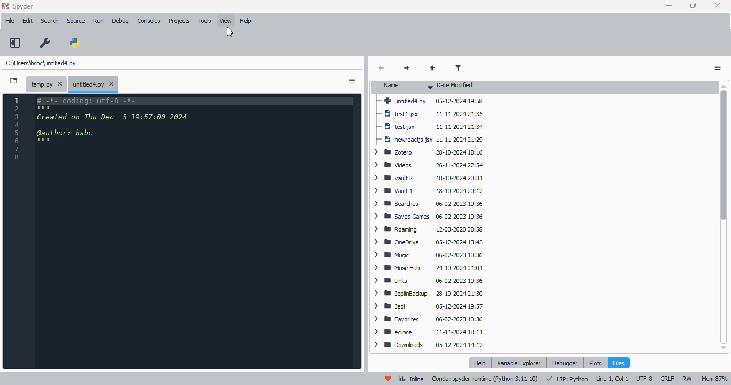 This screenshot has width=731, height=385. What do you see at coordinates (429, 191) in the screenshot?
I see `vault 1` at bounding box center [429, 191].